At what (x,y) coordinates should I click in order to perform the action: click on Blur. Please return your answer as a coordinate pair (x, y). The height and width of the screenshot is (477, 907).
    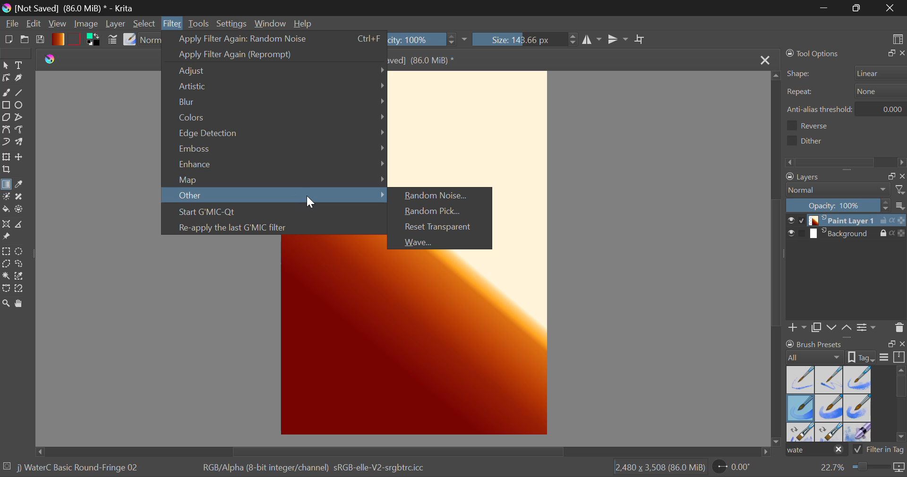
    Looking at the image, I should click on (275, 102).